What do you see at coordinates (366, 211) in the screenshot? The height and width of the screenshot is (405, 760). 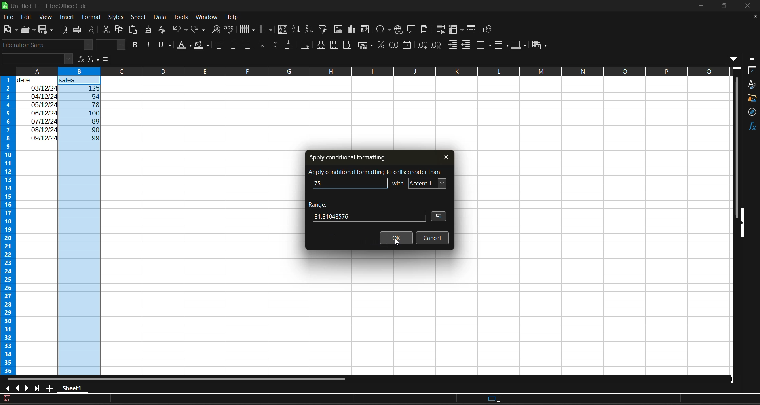 I see `range` at bounding box center [366, 211].